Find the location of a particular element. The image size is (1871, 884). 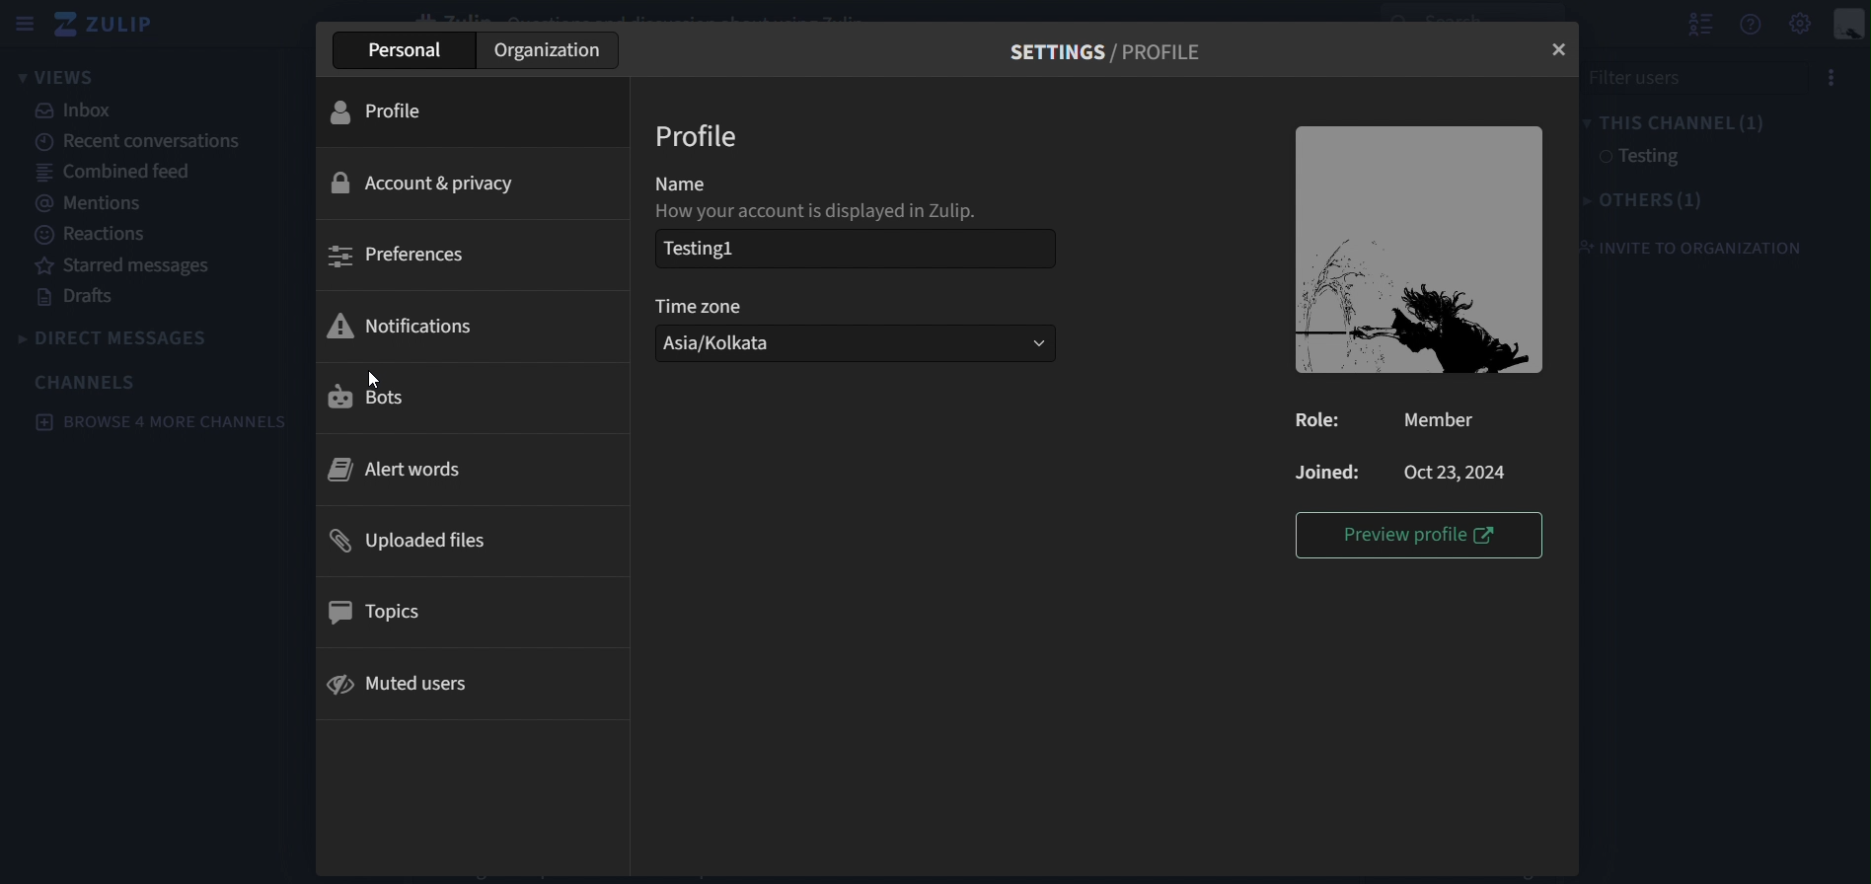

hide sidebar is located at coordinates (21, 27).